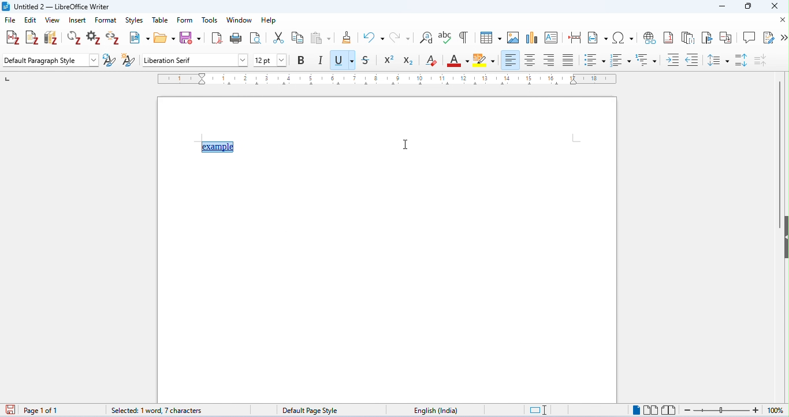 This screenshot has width=789, height=417. Describe the element at coordinates (426, 38) in the screenshot. I see `find and replace` at that location.